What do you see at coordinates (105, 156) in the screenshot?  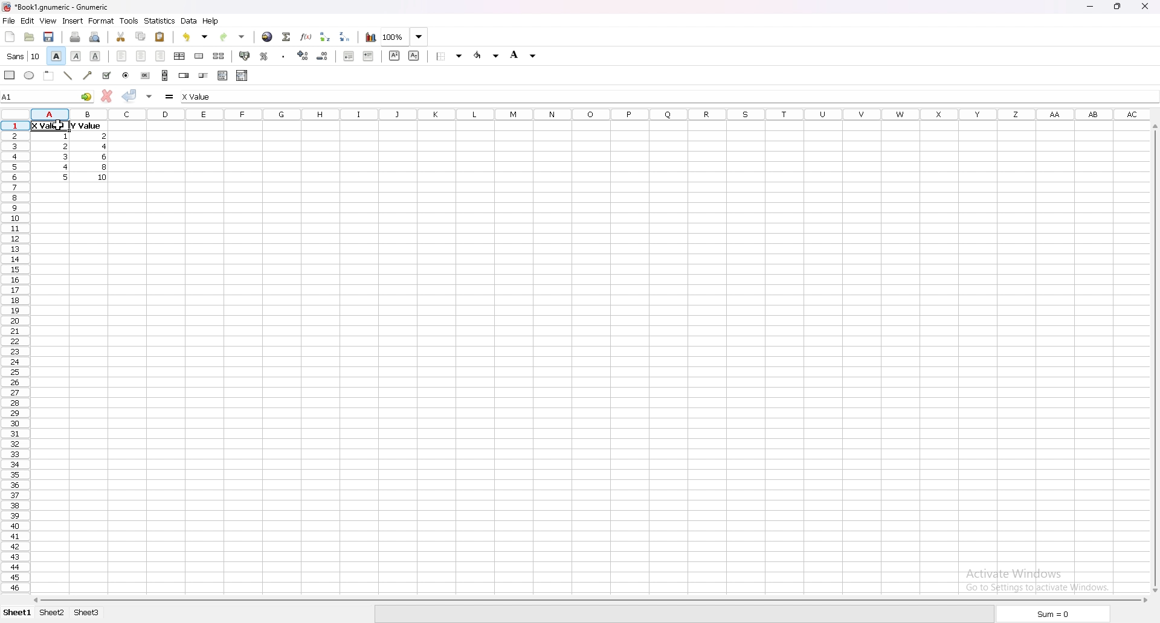 I see `value` at bounding box center [105, 156].